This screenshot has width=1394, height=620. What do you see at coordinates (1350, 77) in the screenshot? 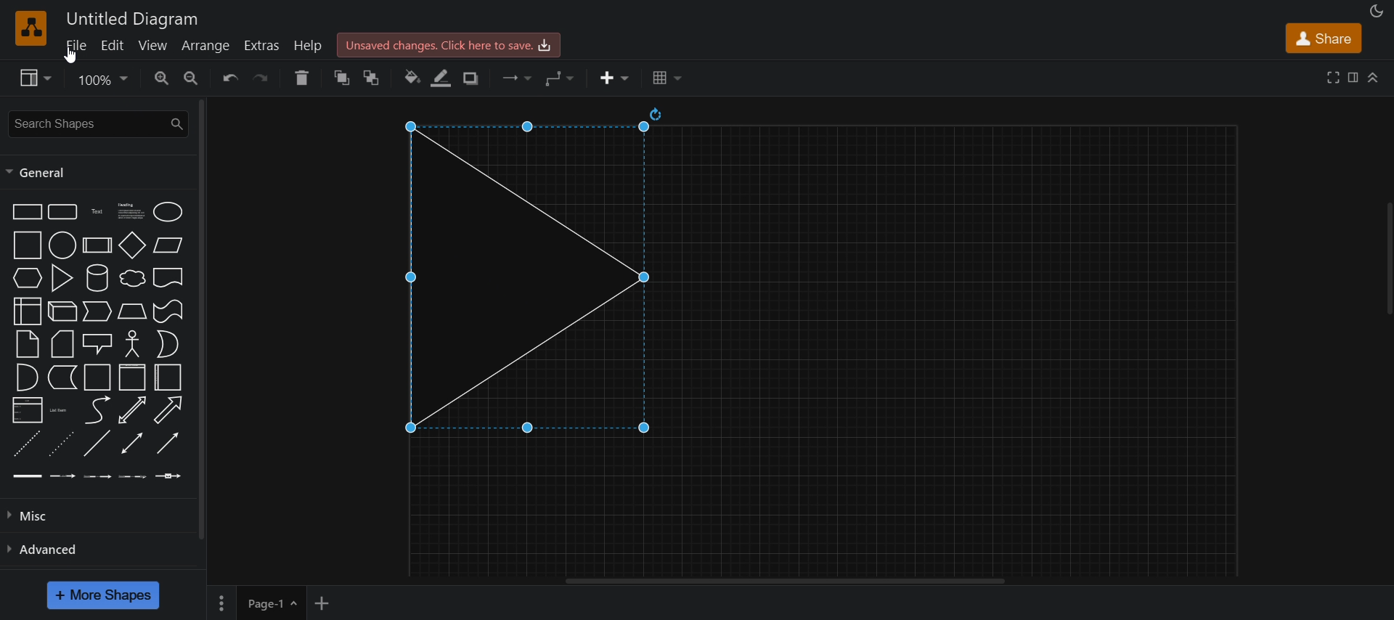
I see `format` at bounding box center [1350, 77].